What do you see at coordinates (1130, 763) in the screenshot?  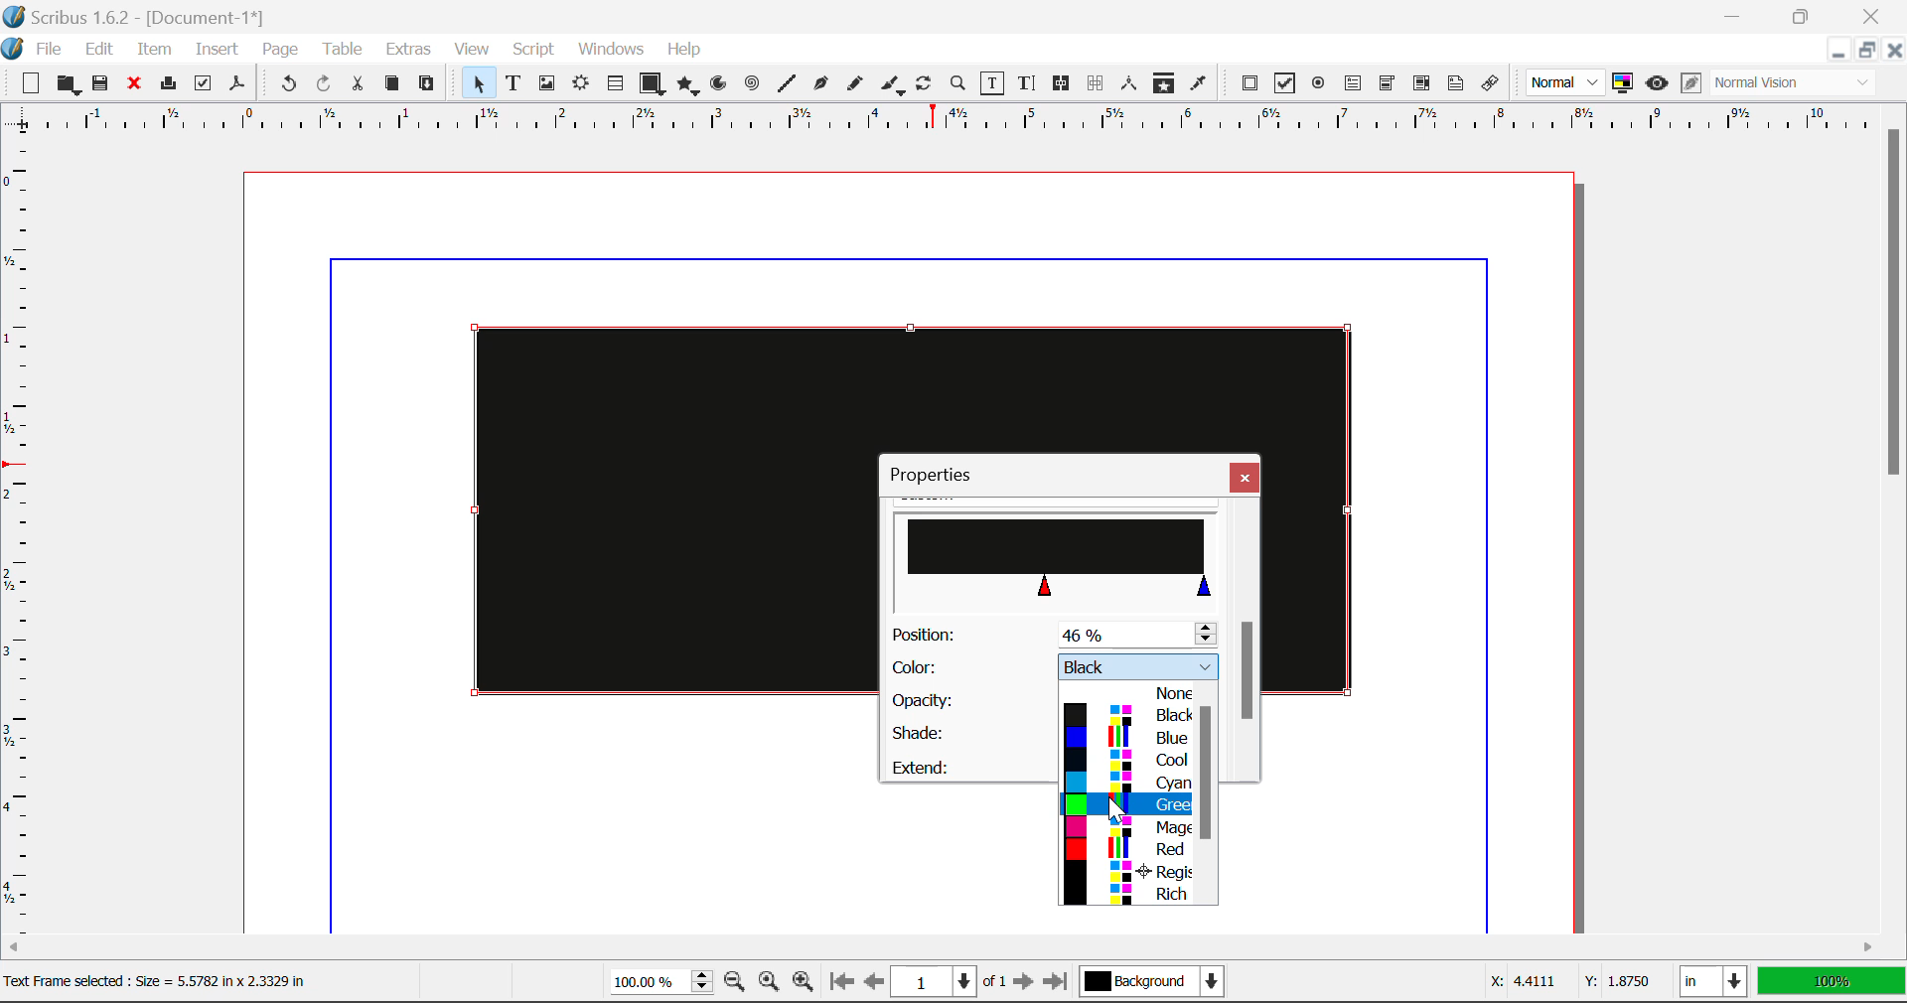 I see `Cool Blue` at bounding box center [1130, 763].